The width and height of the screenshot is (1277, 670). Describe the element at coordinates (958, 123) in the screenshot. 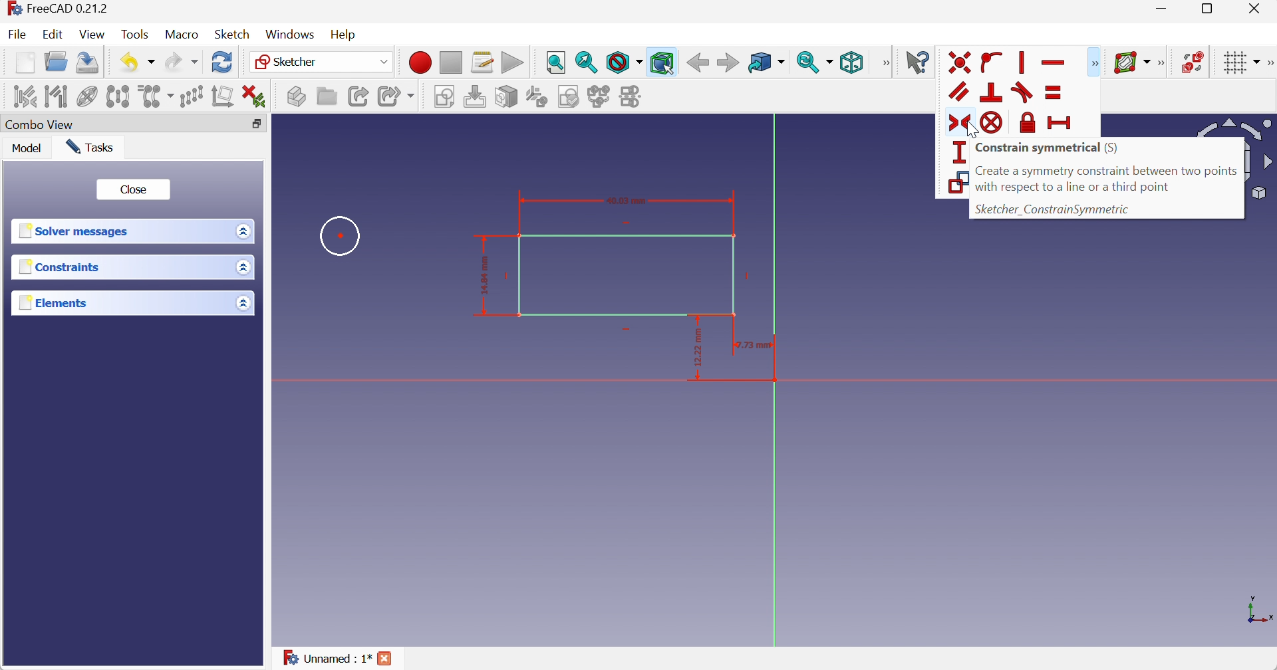

I see `Constrain symmetrical` at that location.